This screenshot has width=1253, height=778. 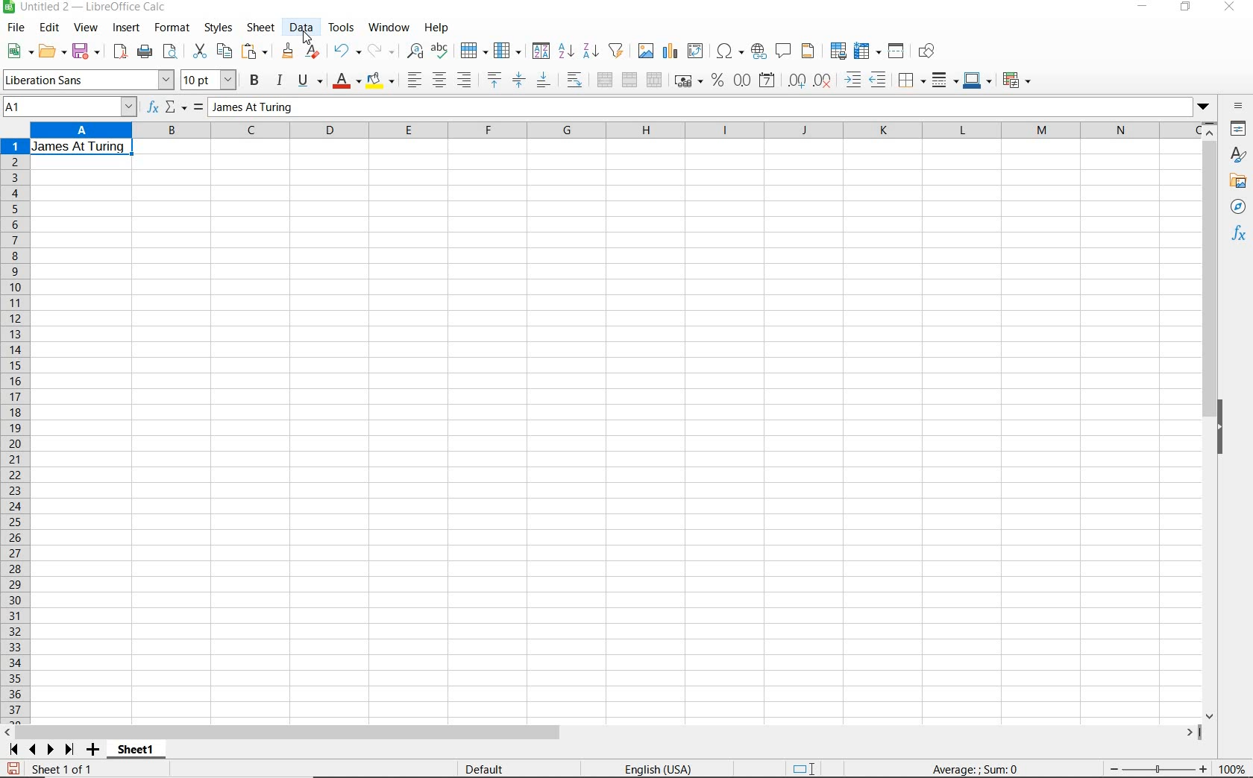 I want to click on file name, so click(x=88, y=7).